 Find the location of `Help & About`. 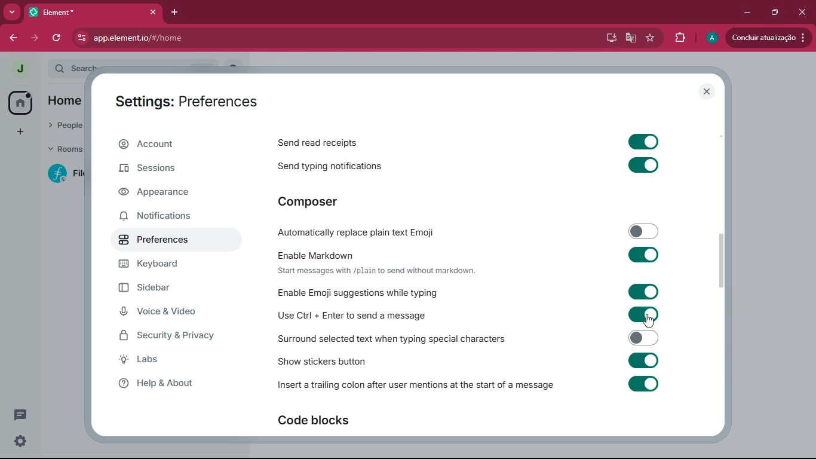

Help & About is located at coordinates (154, 383).